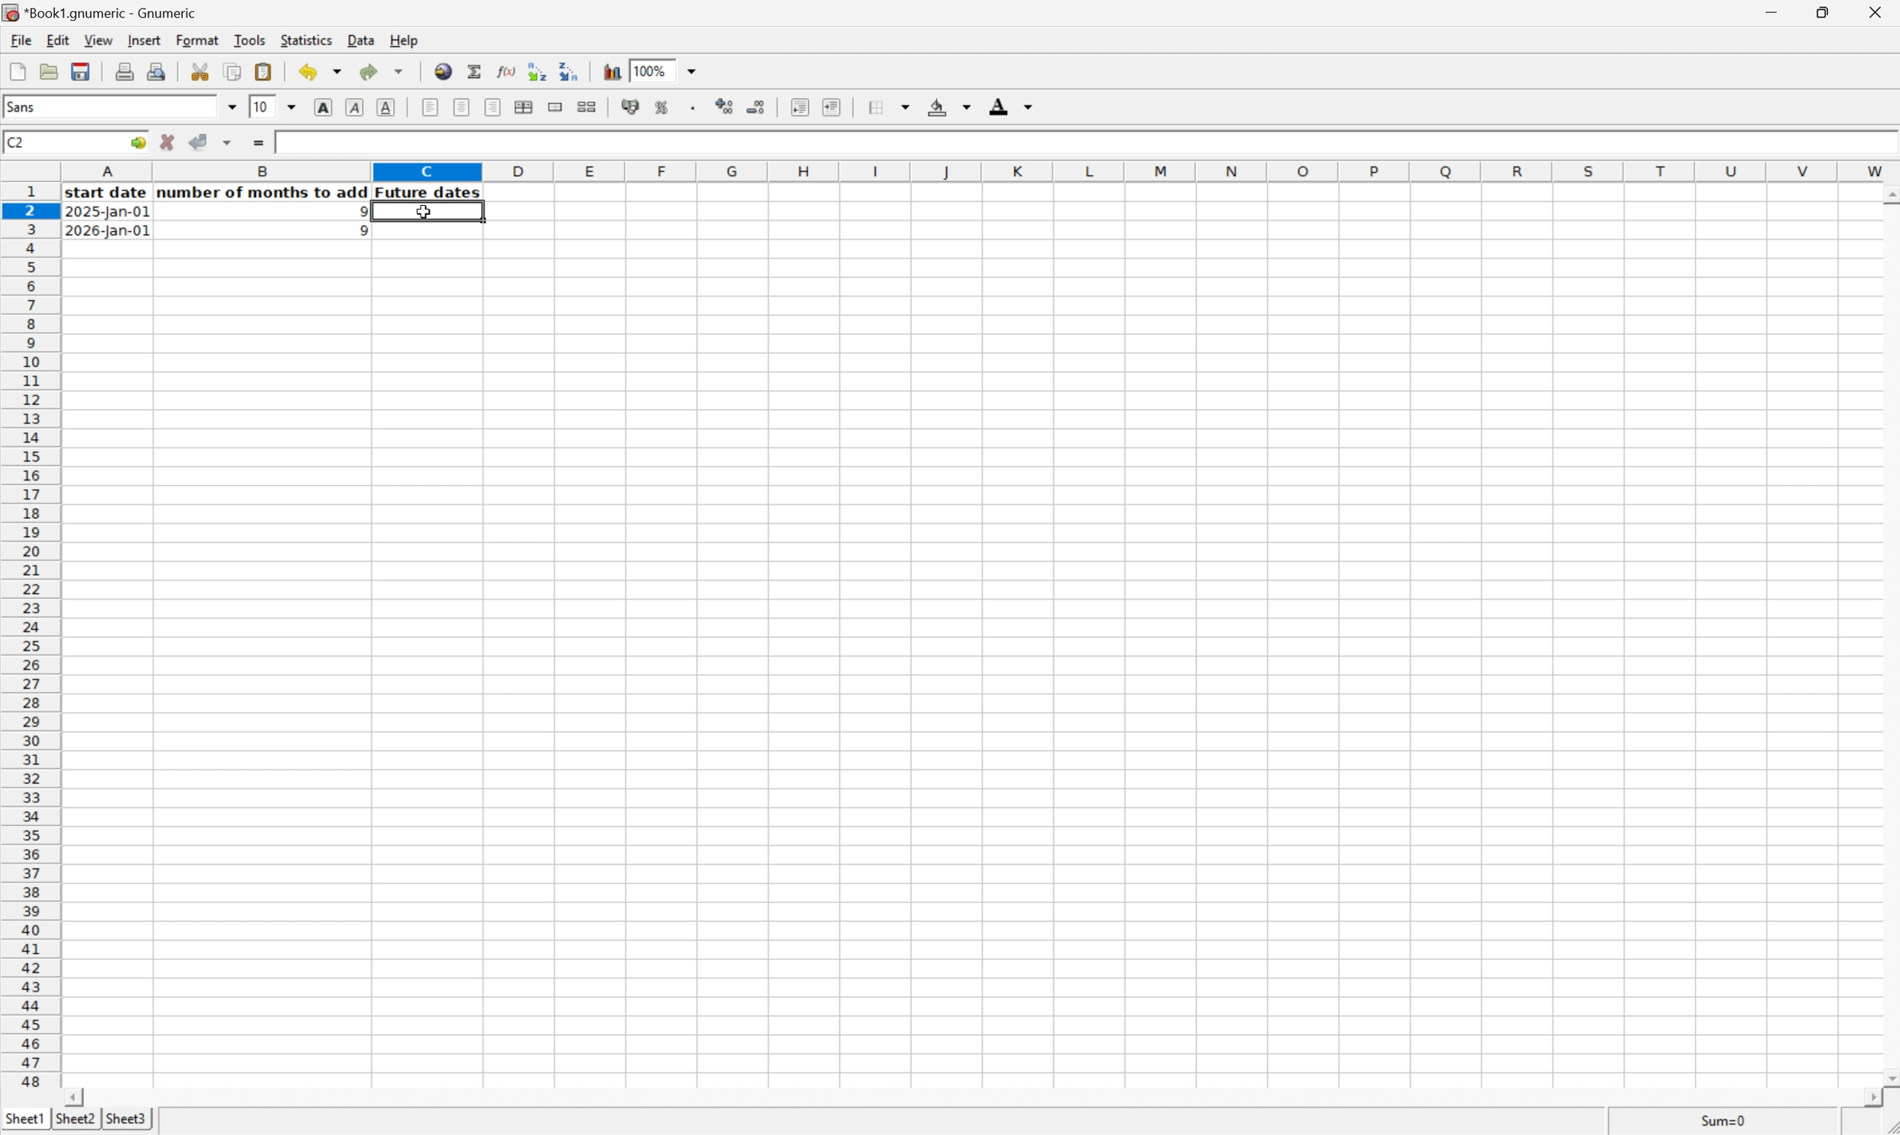 The height and width of the screenshot is (1135, 1900). I want to click on Decrease indent, and align the contents to the left, so click(797, 106).